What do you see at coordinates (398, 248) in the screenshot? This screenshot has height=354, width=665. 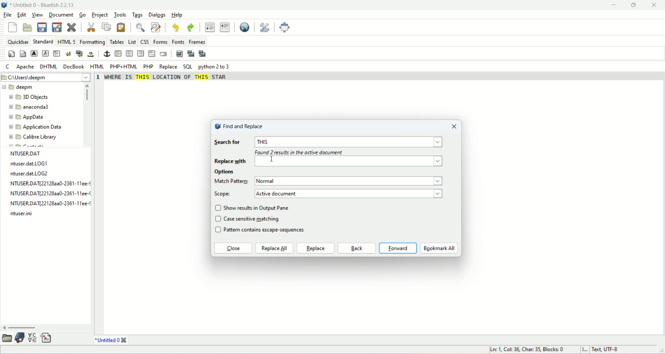 I see `forward` at bounding box center [398, 248].